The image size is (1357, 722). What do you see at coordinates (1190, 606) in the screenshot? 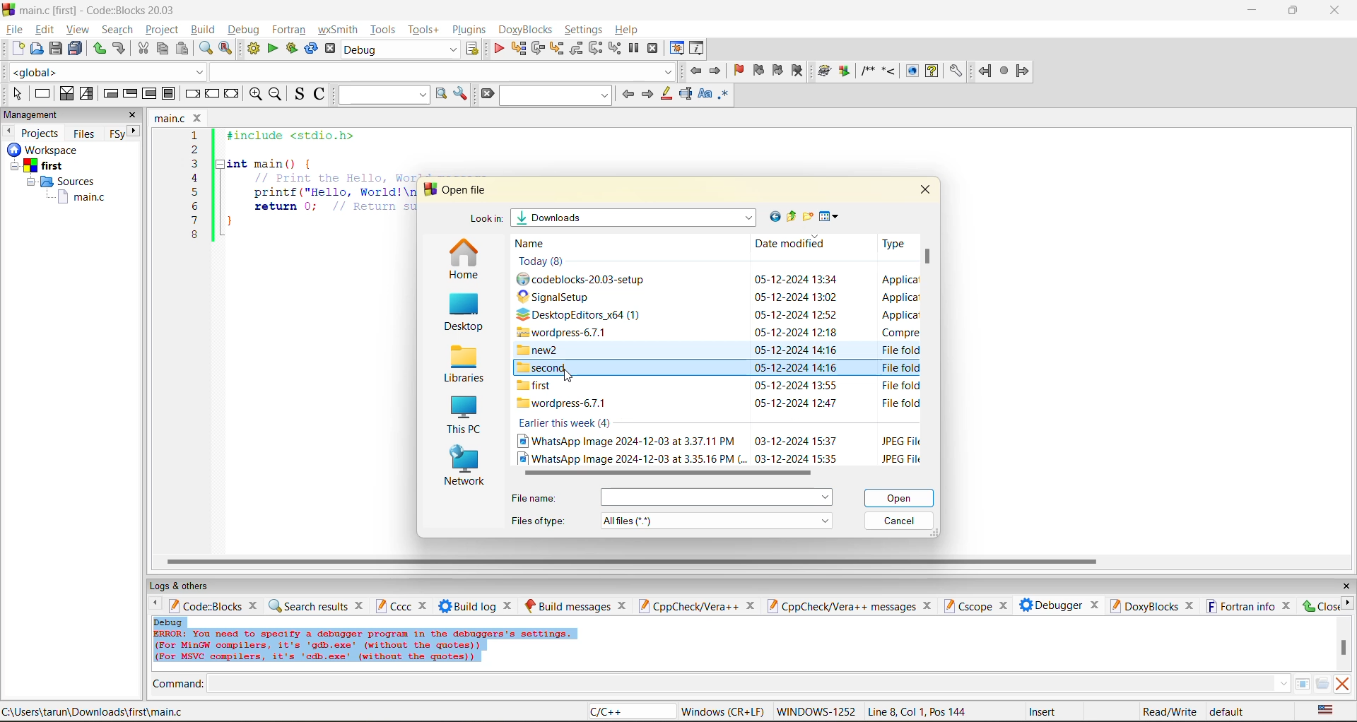
I see `close` at bounding box center [1190, 606].